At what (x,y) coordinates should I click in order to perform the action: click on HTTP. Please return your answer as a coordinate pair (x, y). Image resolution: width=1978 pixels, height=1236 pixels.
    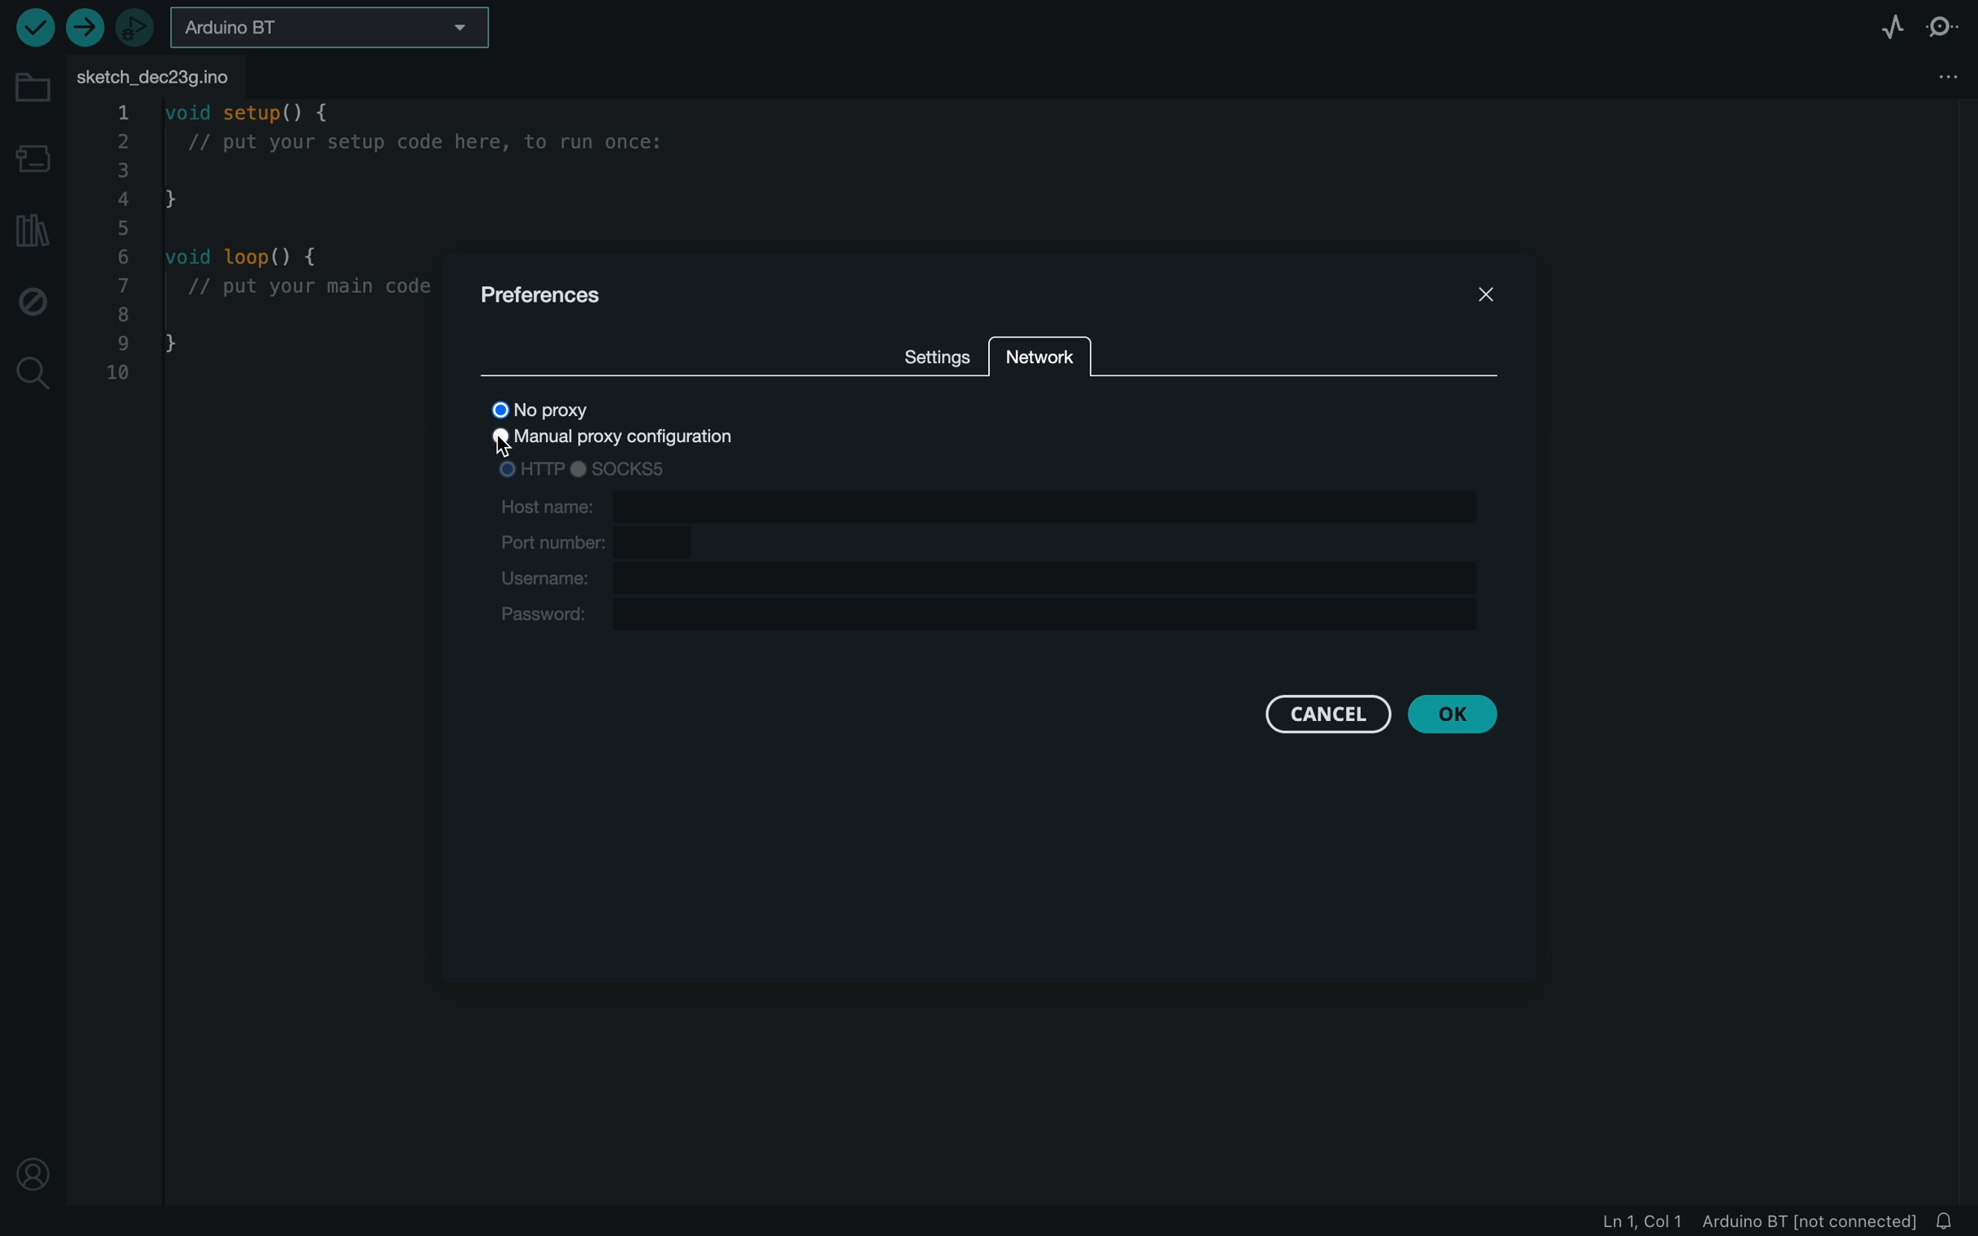
    Looking at the image, I should click on (530, 467).